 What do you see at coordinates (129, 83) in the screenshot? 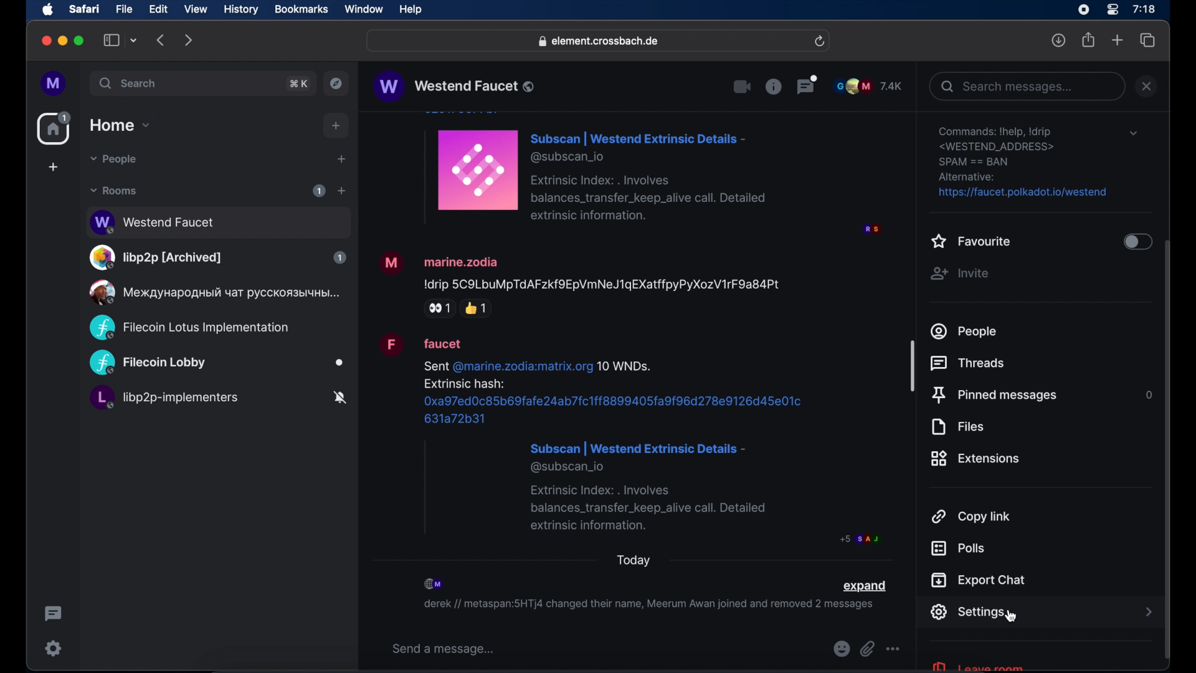
I see `search` at bounding box center [129, 83].